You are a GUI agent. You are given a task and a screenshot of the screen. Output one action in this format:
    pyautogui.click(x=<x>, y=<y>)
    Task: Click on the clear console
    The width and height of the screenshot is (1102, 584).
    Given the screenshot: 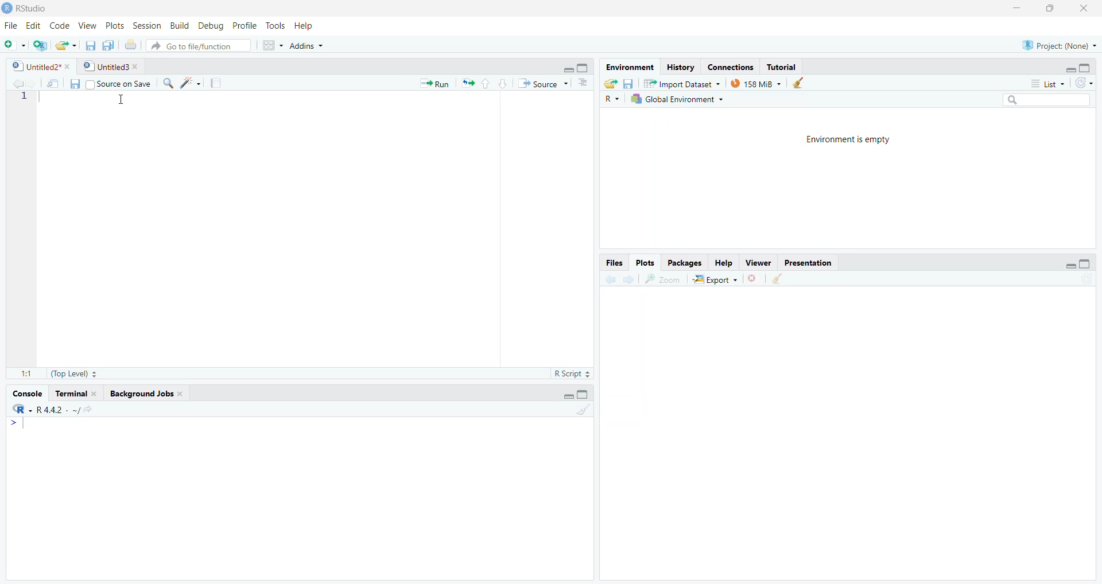 What is the action you would take?
    pyautogui.click(x=583, y=411)
    